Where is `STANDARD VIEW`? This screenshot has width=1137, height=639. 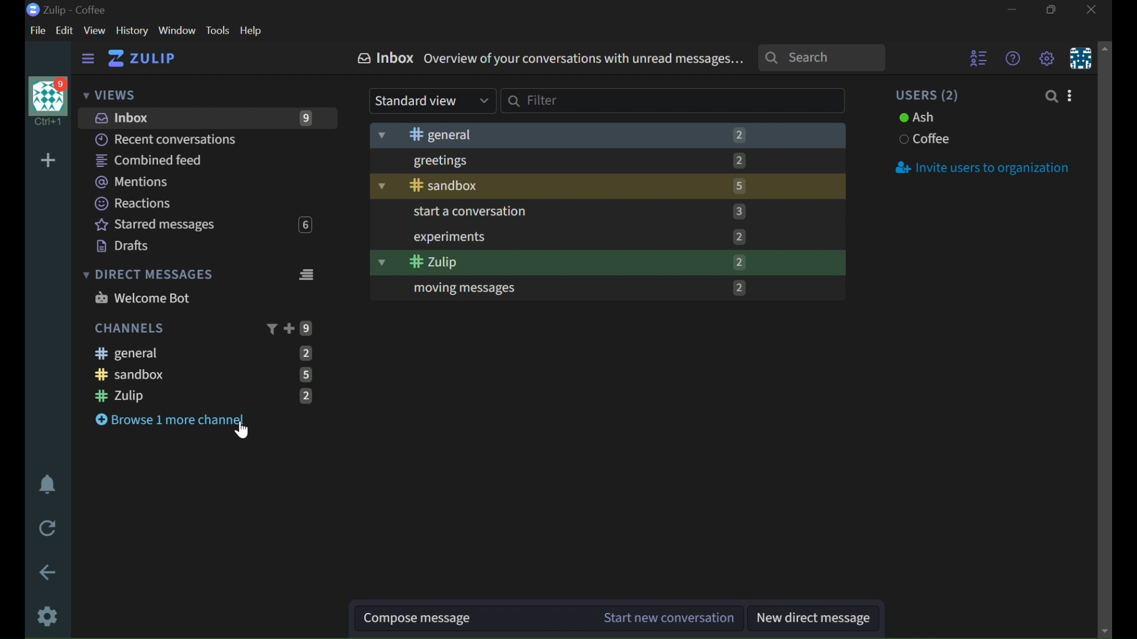 STANDARD VIEW is located at coordinates (426, 98).